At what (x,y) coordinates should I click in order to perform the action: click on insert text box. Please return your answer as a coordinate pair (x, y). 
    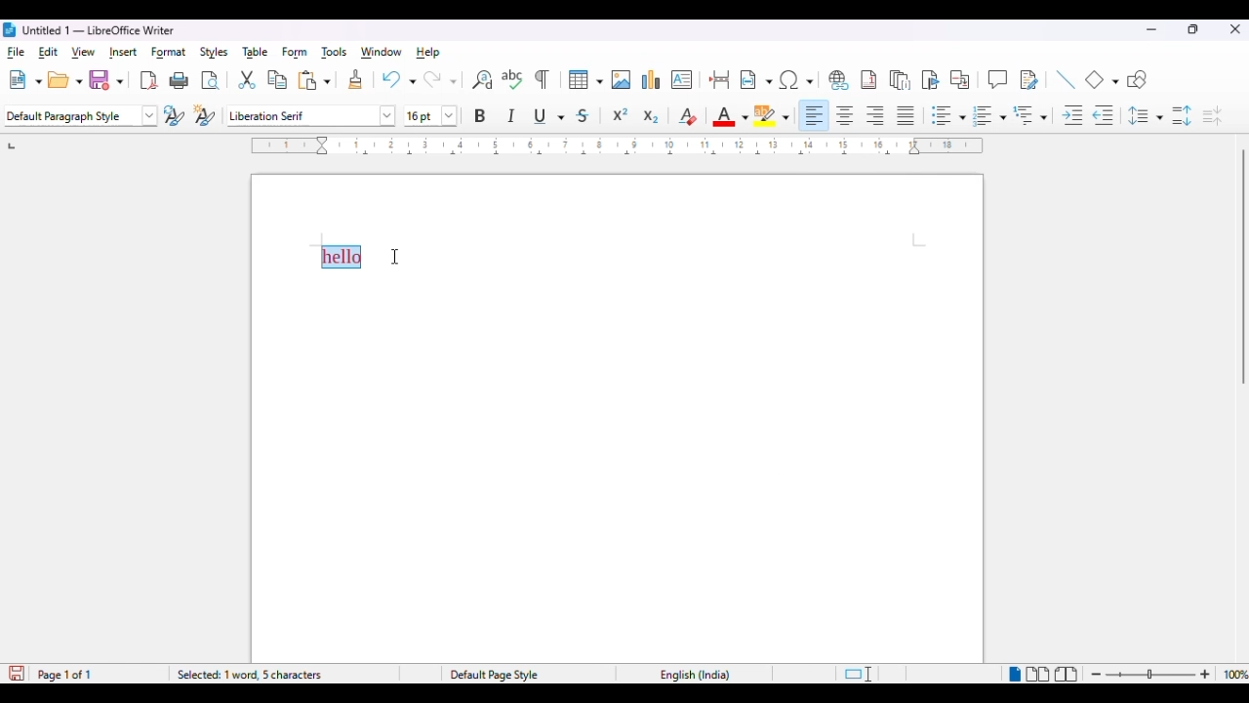
    Looking at the image, I should click on (681, 79).